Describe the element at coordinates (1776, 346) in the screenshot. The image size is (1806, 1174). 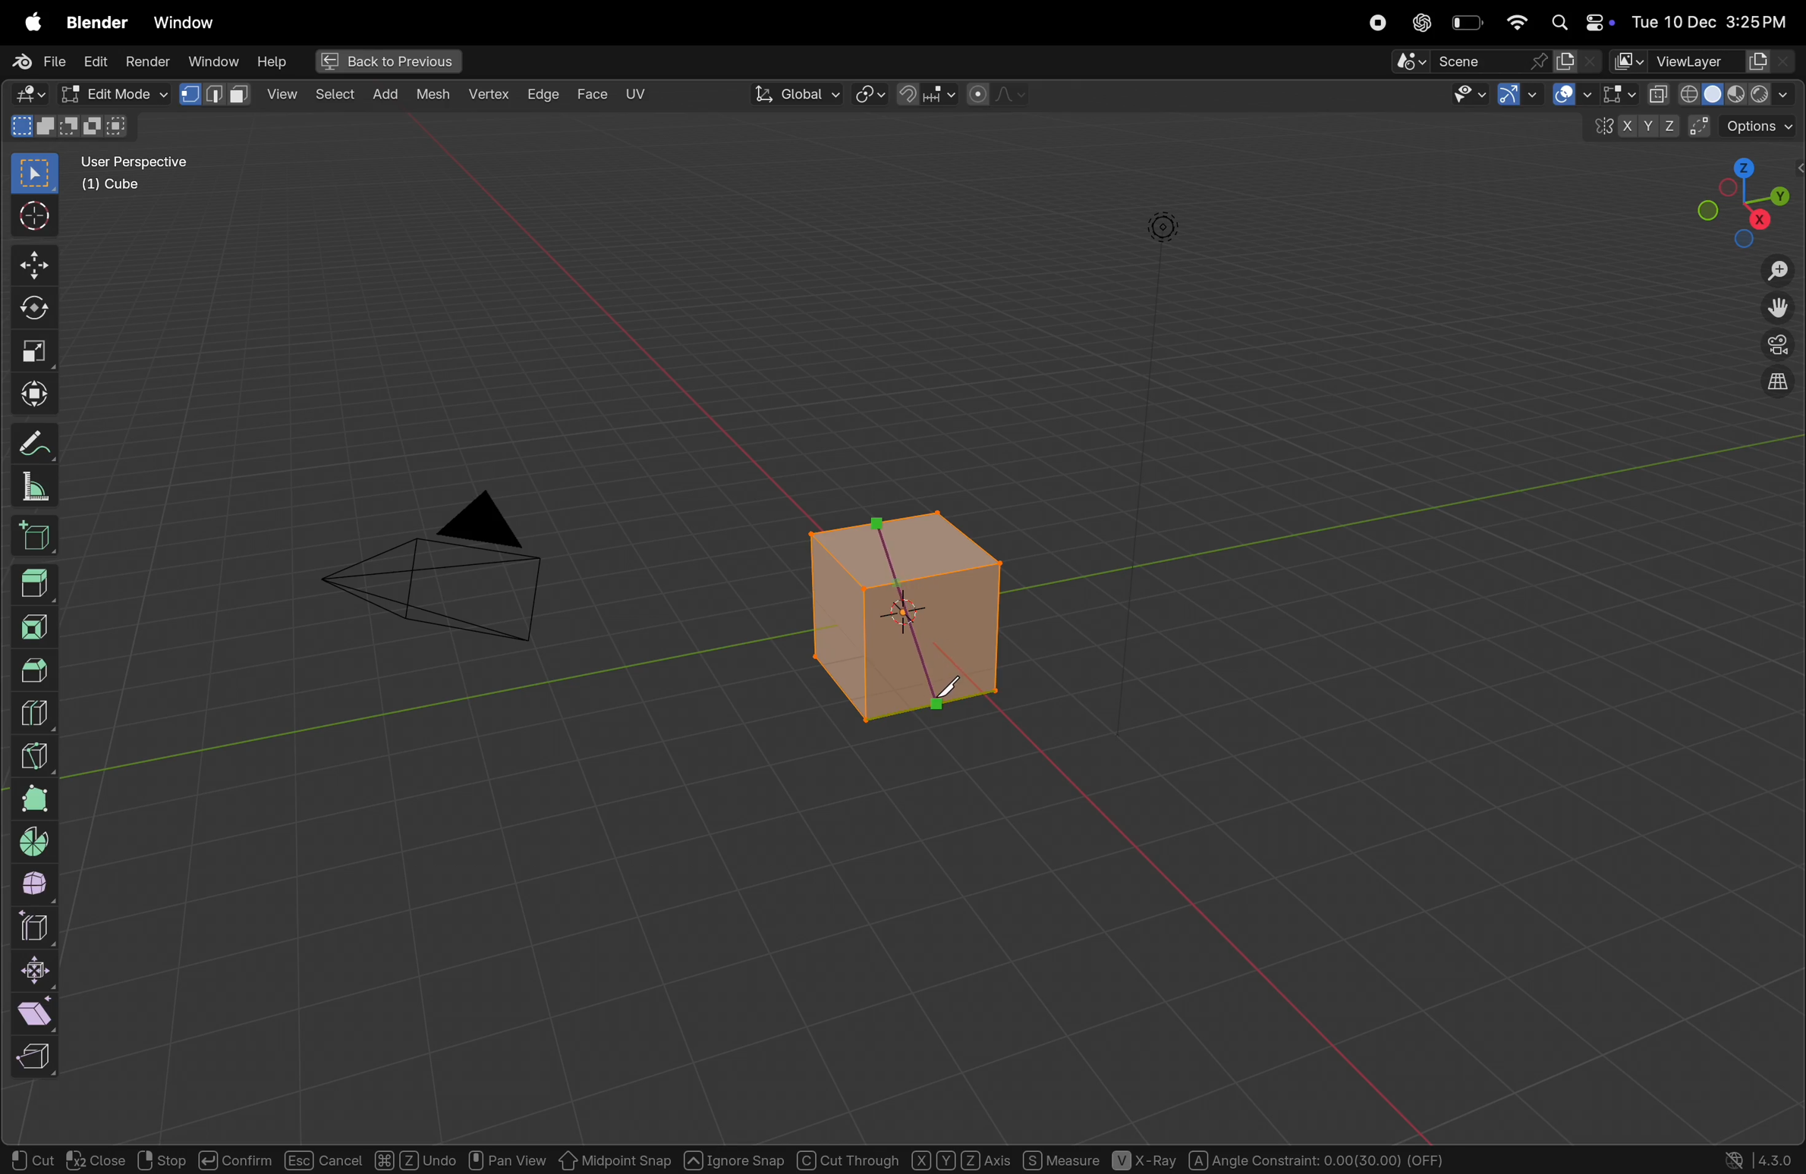
I see `toggle camera` at that location.